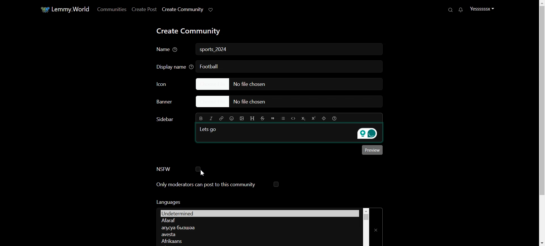 This screenshot has height=246, width=545. I want to click on Name, so click(168, 50).